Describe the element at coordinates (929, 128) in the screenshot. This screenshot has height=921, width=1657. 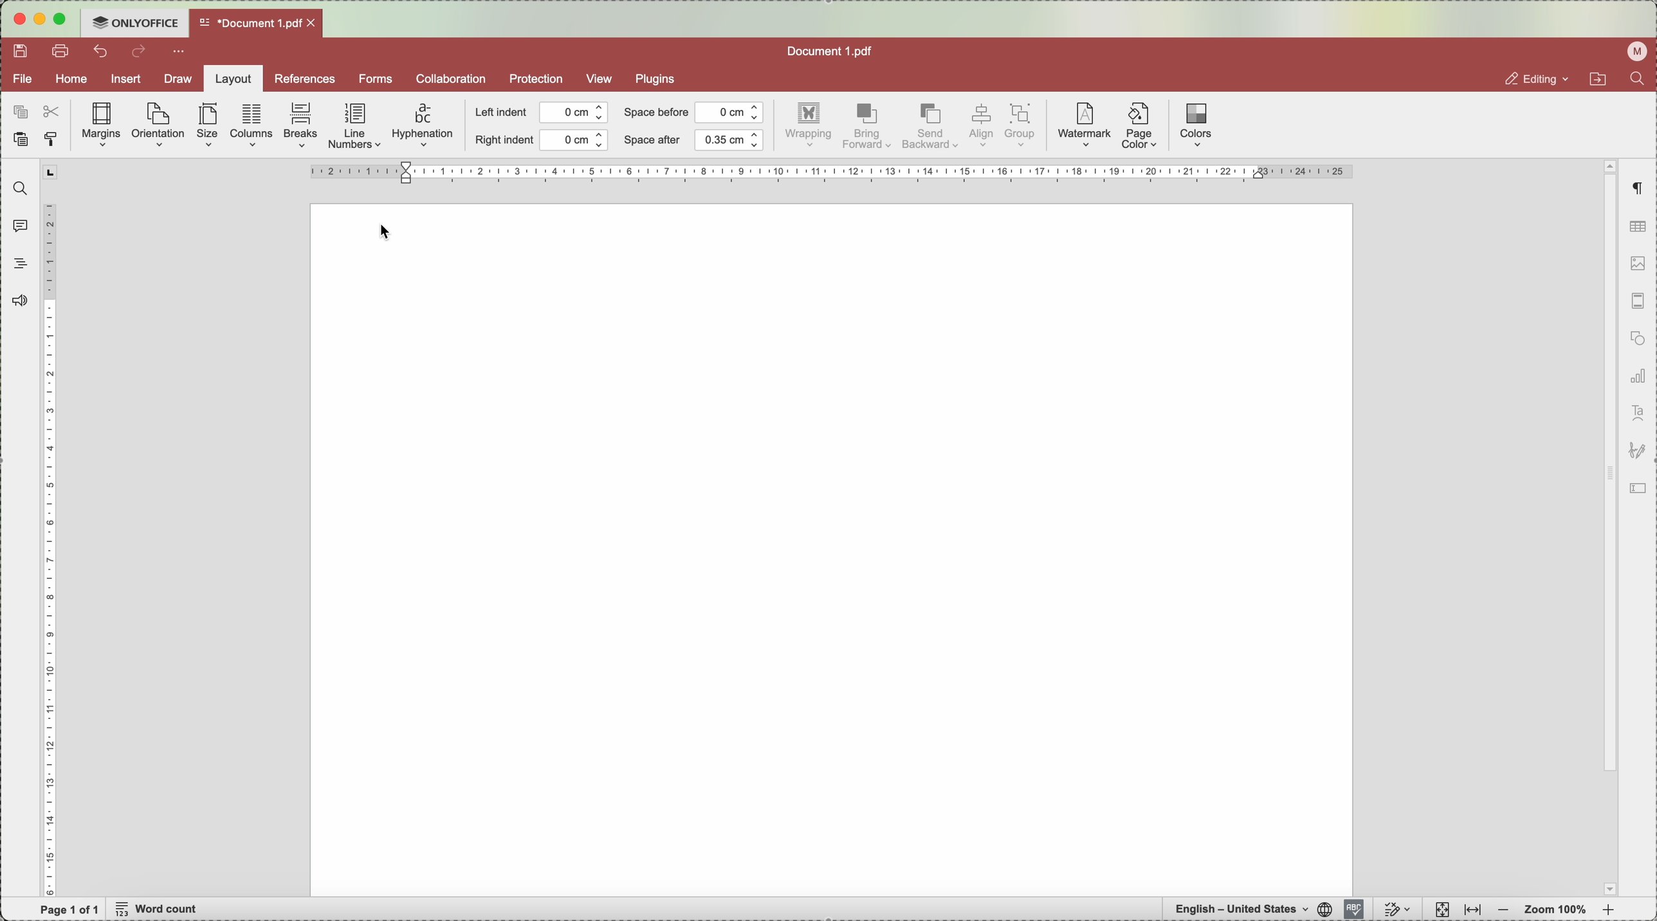
I see `send backward` at that location.